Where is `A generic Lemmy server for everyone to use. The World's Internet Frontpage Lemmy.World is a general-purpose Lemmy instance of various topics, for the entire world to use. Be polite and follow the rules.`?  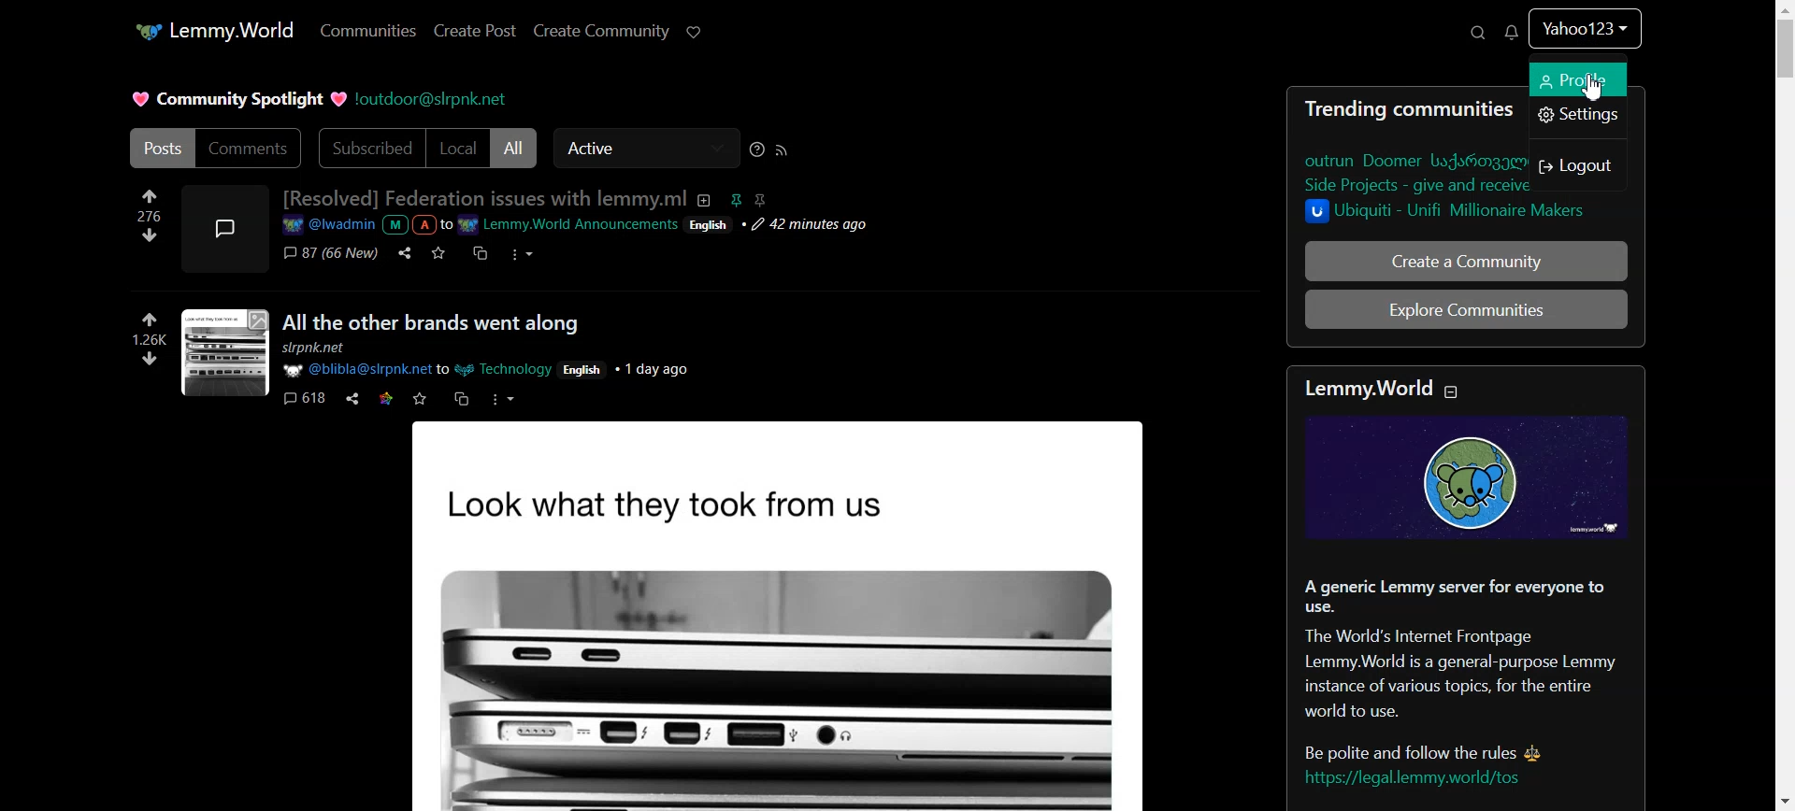 A generic Lemmy server for everyone to use. The World's Internet Frontpage Lemmy.World is a general-purpose Lemmy instance of various topics, for the entire world to use. Be polite and follow the rules. is located at coordinates (1468, 663).